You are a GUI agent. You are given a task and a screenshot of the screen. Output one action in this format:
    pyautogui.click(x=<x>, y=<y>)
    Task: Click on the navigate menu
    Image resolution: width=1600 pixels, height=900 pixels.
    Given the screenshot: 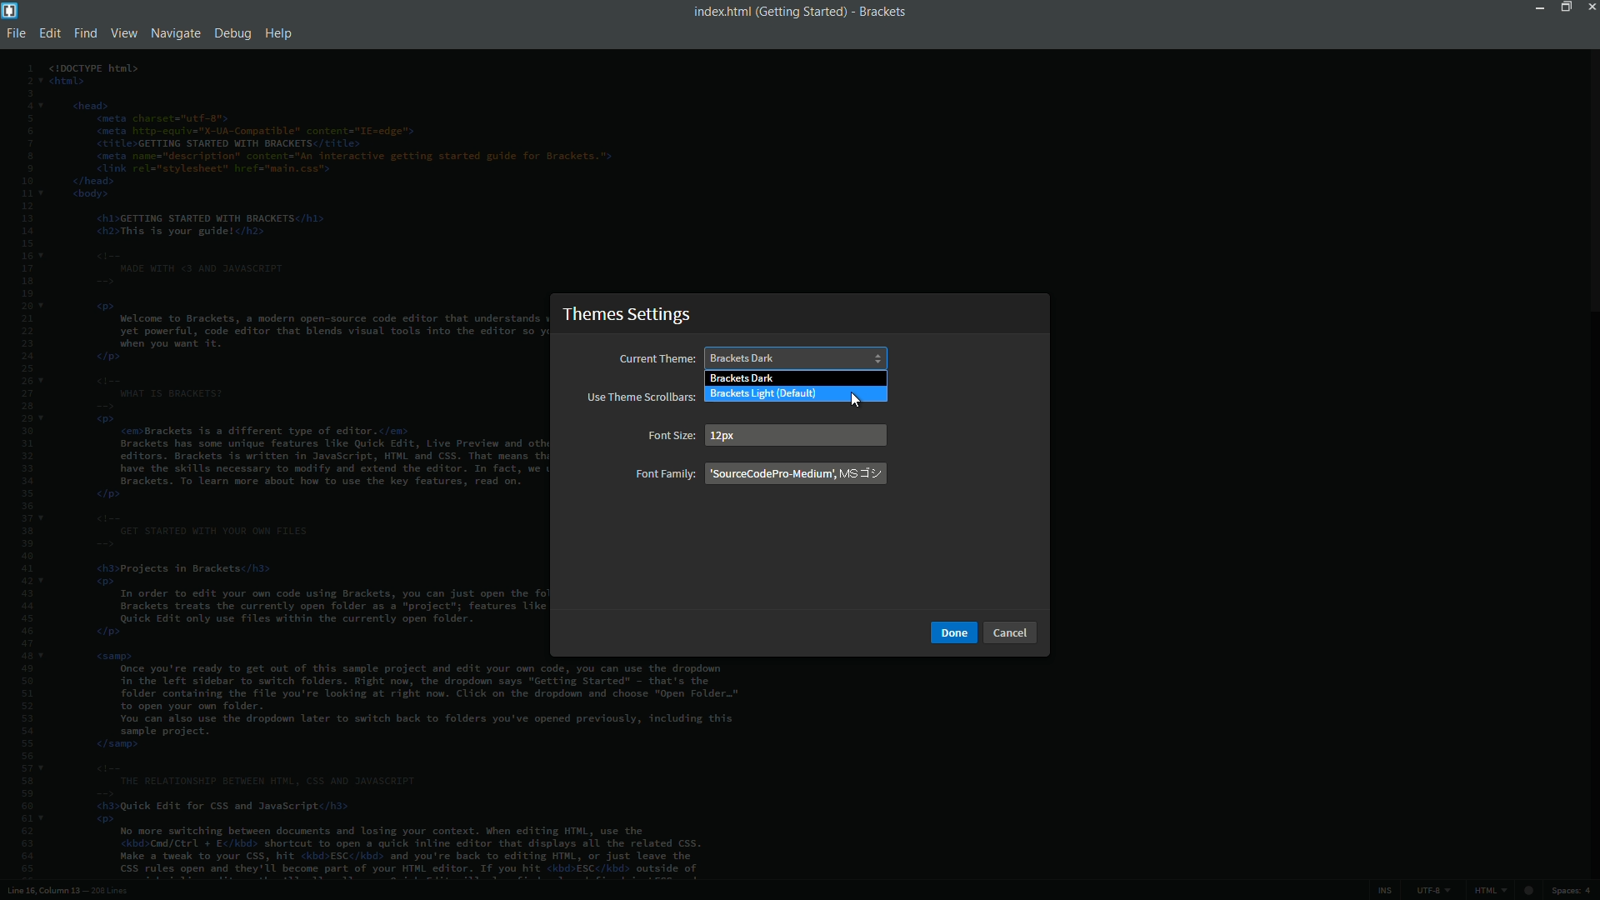 What is the action you would take?
    pyautogui.click(x=174, y=33)
    